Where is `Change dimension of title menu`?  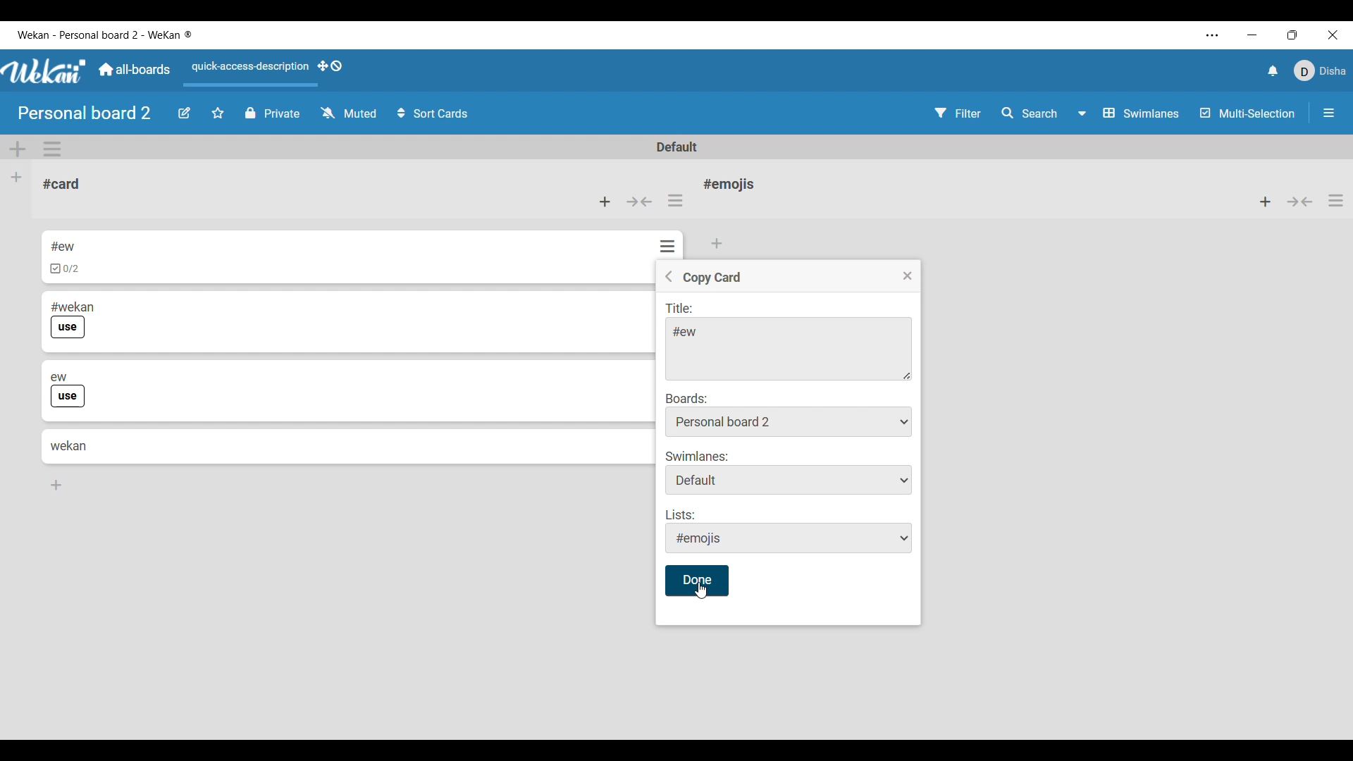 Change dimension of title menu is located at coordinates (908, 376).